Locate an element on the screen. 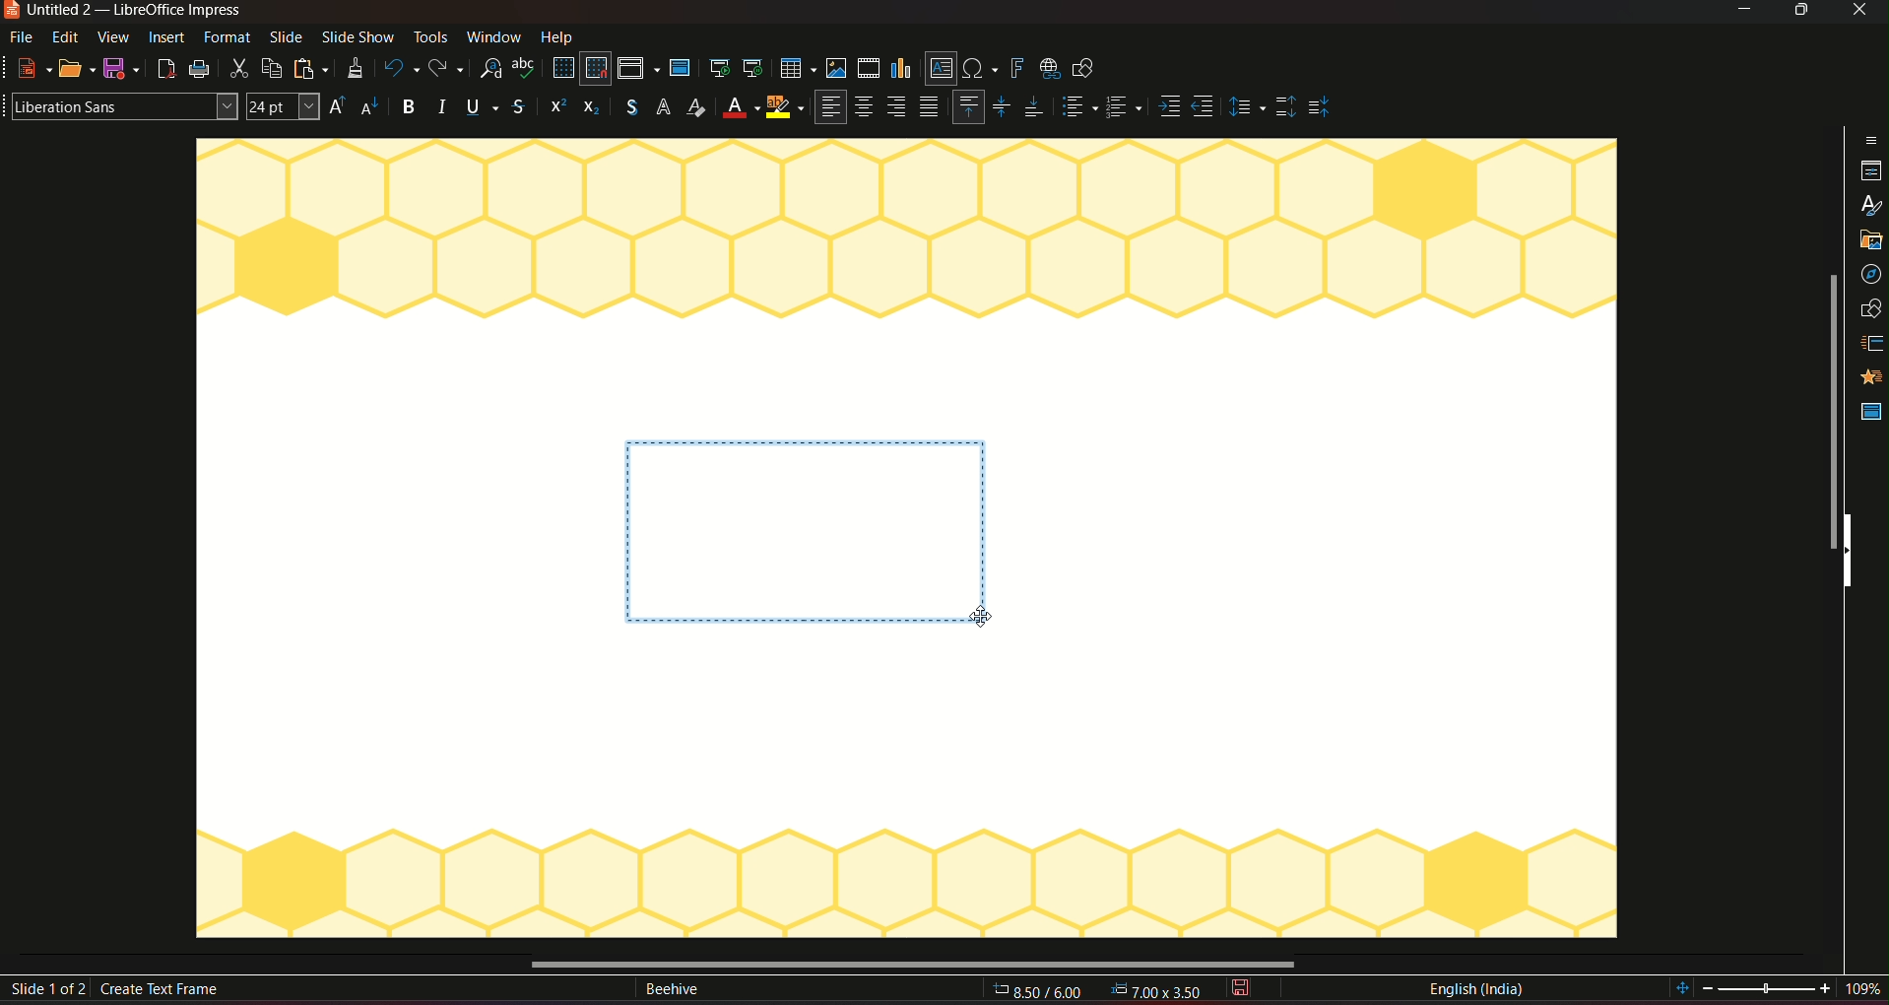  paragraph style 1 is located at coordinates (1077, 108).